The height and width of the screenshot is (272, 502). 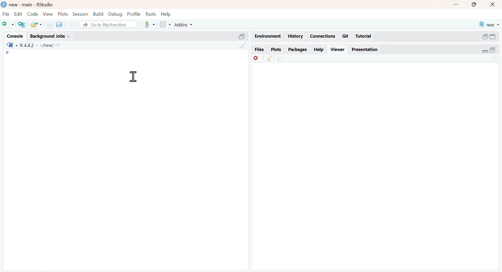 I want to click on Help, so click(x=168, y=13).